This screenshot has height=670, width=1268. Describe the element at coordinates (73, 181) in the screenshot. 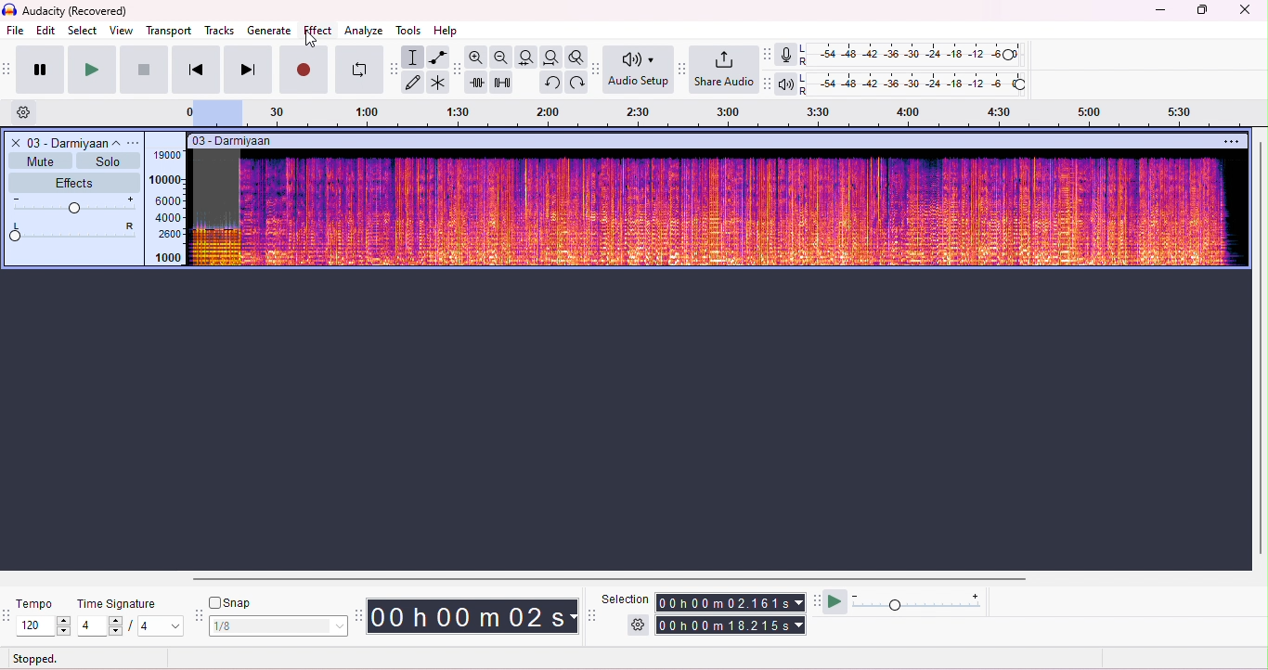

I see `effects` at that location.